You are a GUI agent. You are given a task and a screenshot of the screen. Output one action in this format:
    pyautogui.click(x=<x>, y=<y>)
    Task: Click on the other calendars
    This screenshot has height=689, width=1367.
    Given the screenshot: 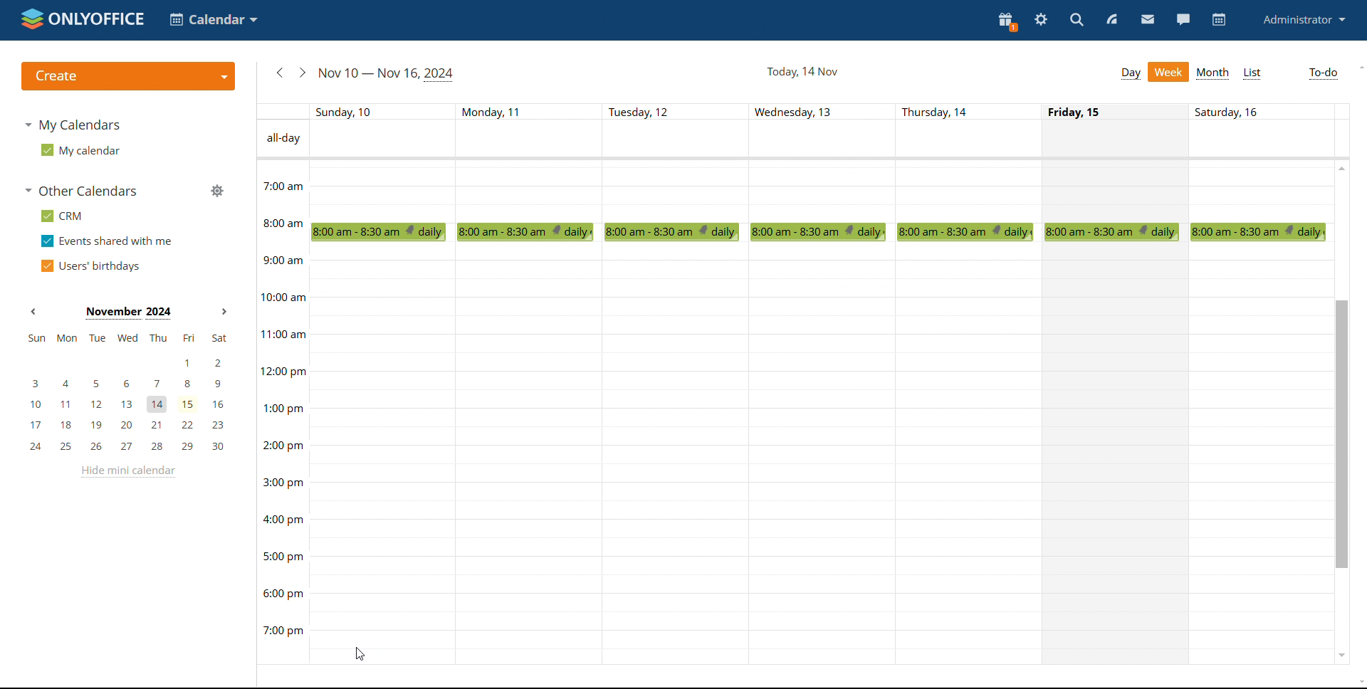 What is the action you would take?
    pyautogui.click(x=80, y=192)
    